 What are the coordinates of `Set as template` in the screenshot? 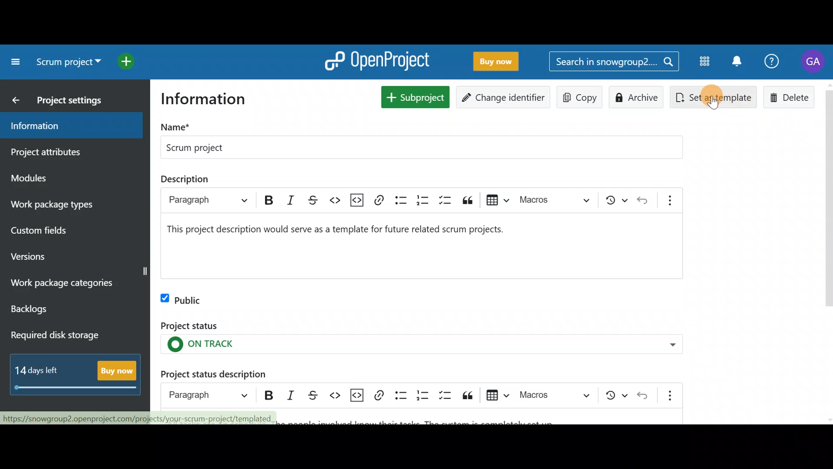 It's located at (716, 98).